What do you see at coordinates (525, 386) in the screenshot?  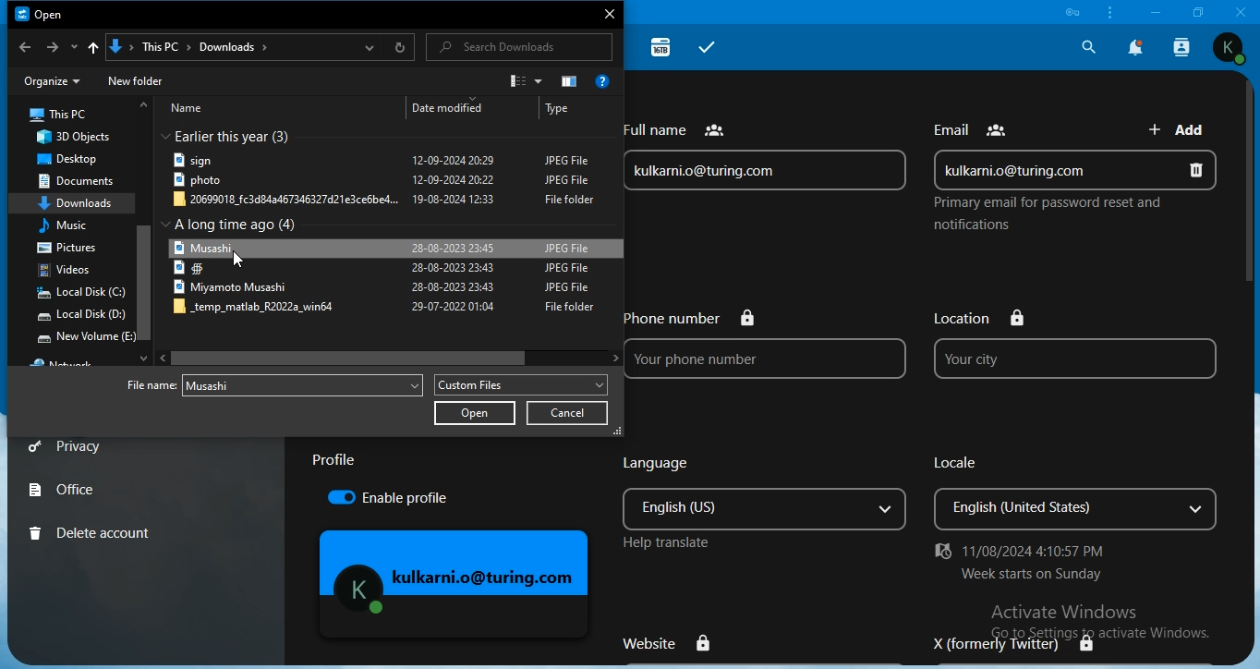 I see `custom files` at bounding box center [525, 386].